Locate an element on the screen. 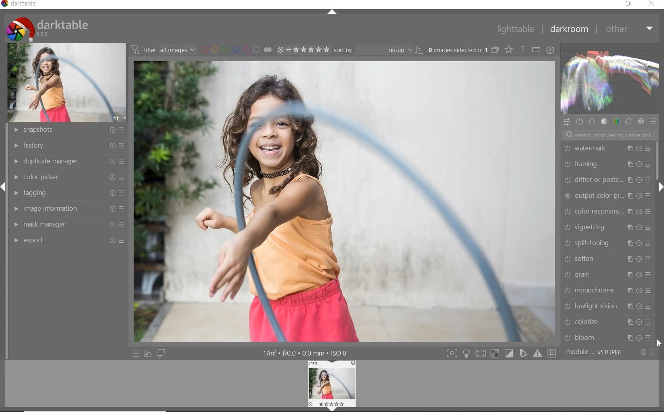  toggle mode  is located at coordinates (538, 354).